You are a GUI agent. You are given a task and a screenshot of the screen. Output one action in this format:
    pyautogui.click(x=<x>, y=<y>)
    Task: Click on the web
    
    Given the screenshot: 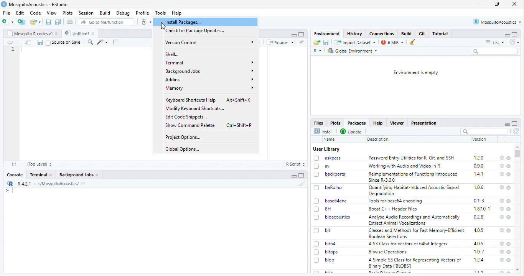 What is the action you would take?
    pyautogui.click(x=502, y=201)
    